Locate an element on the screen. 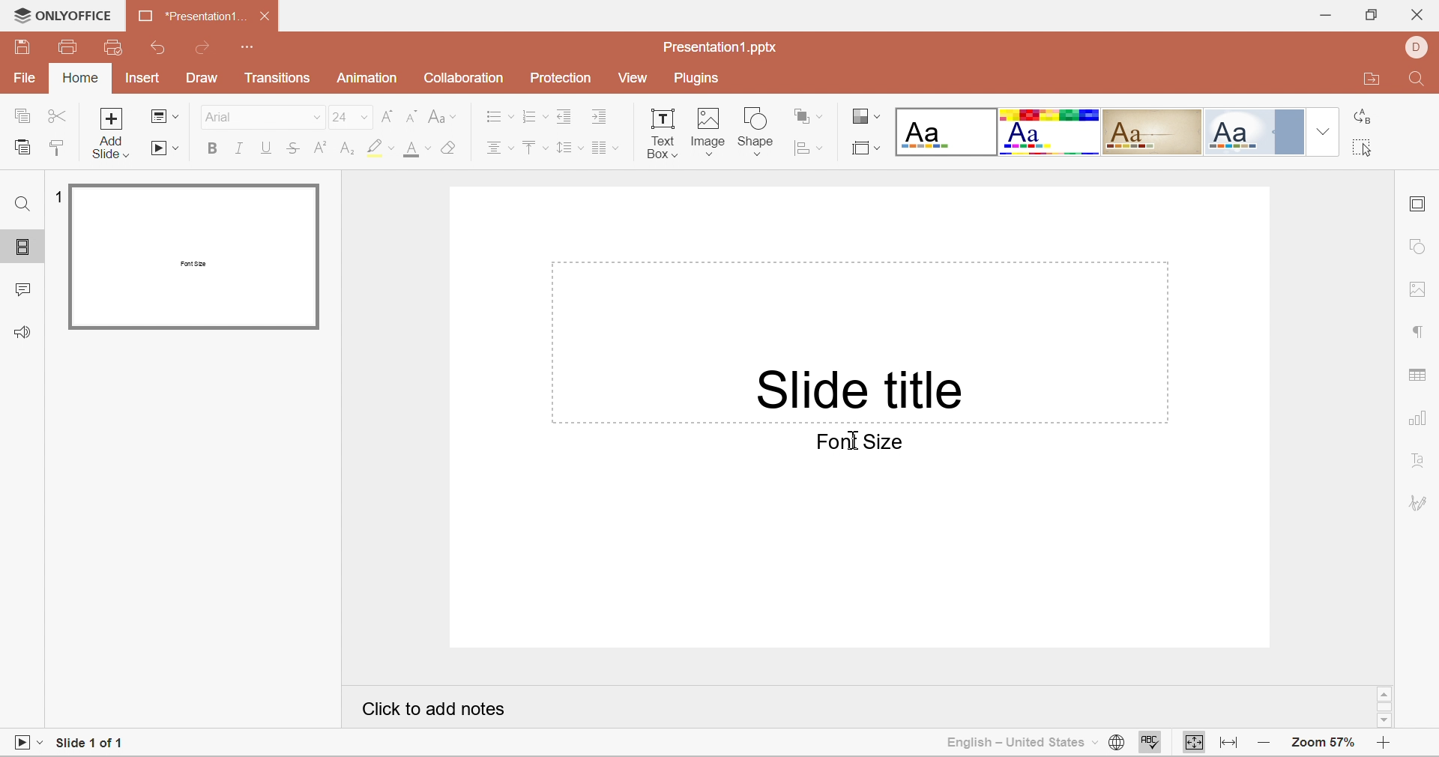 The height and width of the screenshot is (757, 1439). Underline is located at coordinates (267, 148).